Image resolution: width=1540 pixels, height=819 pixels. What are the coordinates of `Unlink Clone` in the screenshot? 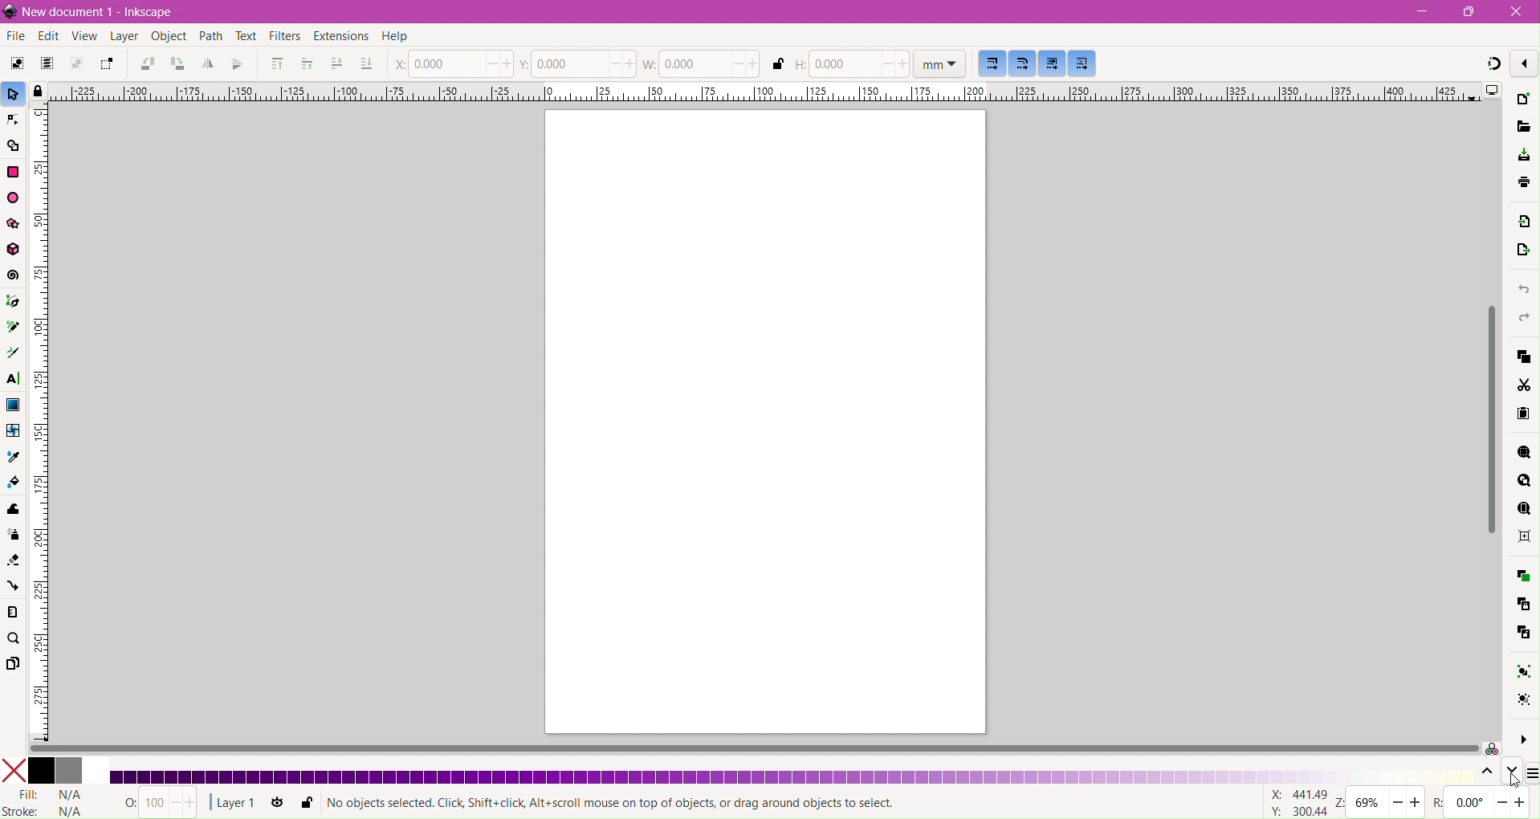 It's located at (1522, 635).